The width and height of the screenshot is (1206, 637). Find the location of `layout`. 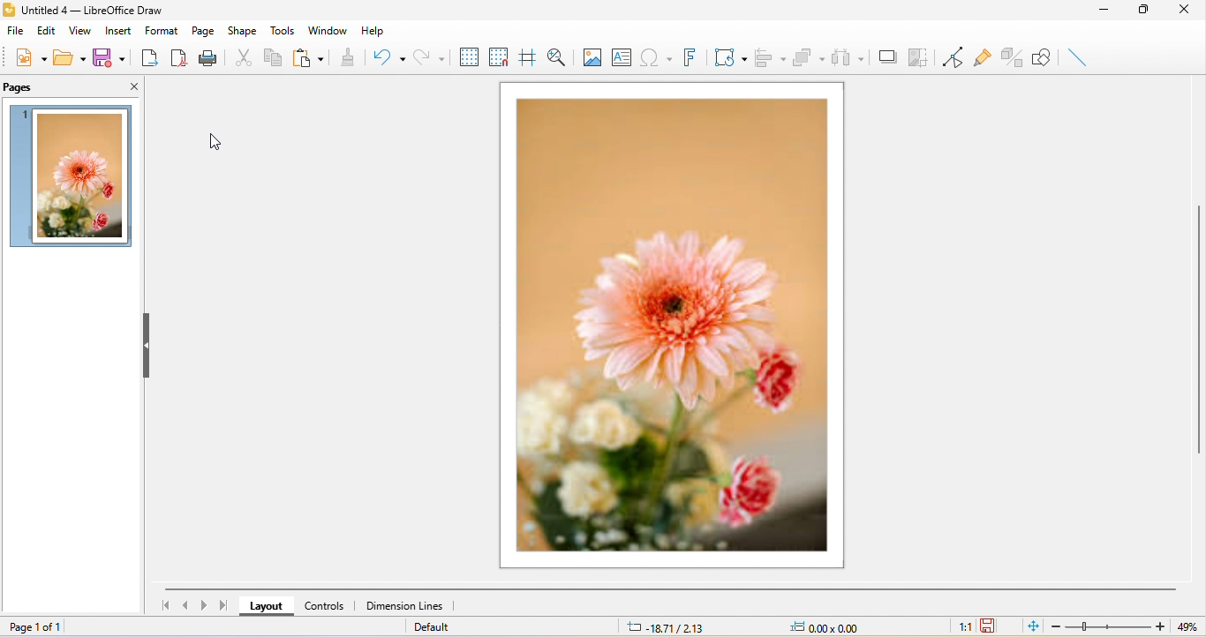

layout is located at coordinates (263, 607).